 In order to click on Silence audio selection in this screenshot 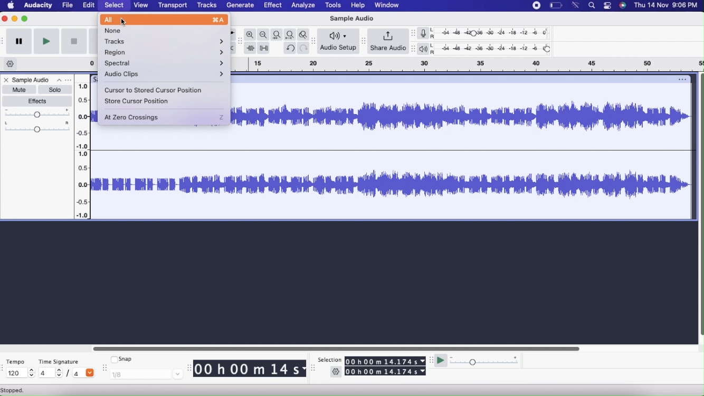, I will do `click(264, 48)`.